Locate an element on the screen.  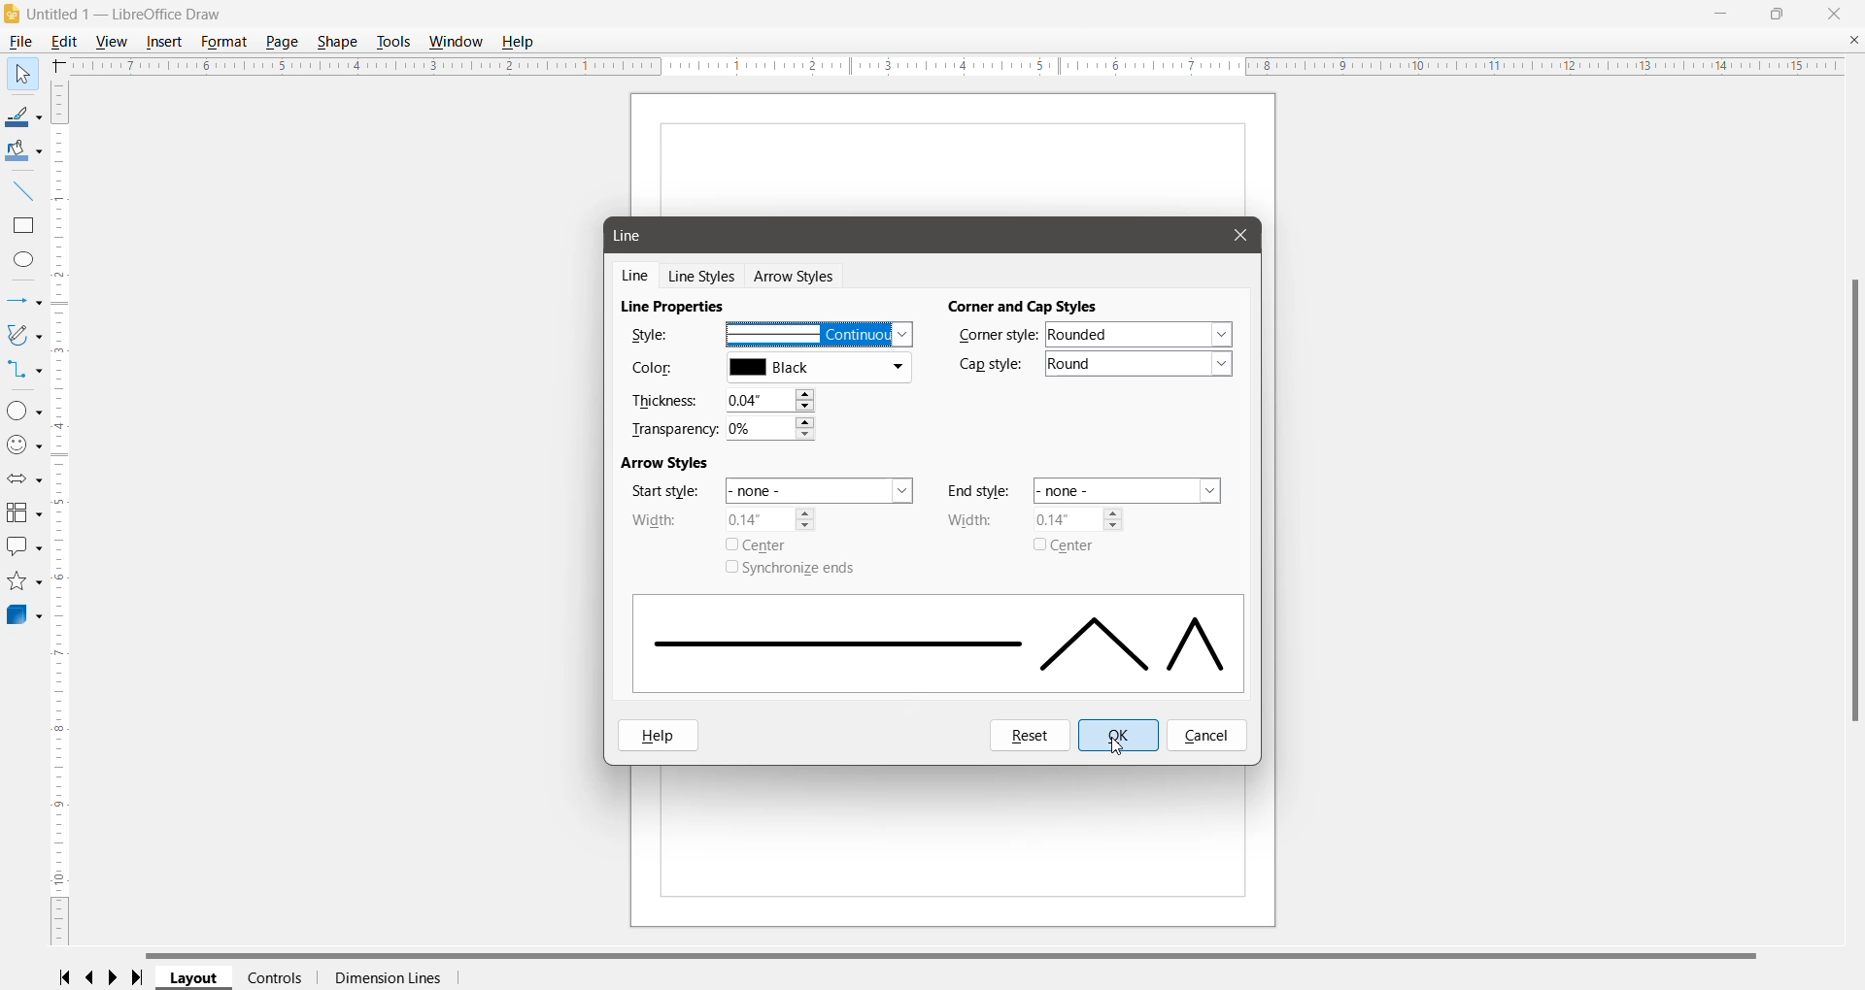
Help is located at coordinates (520, 41).